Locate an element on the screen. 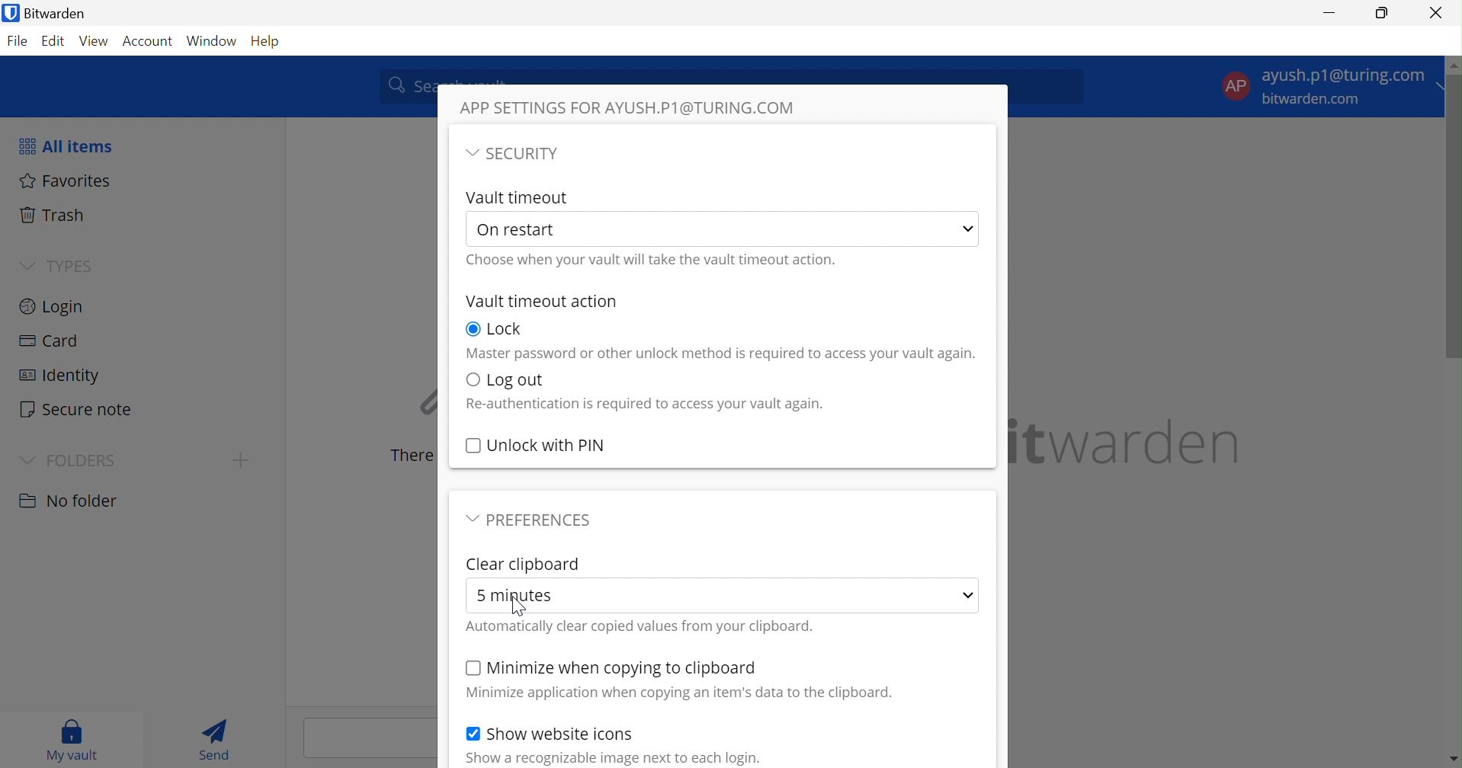  PREFERENCES is located at coordinates (543, 518).